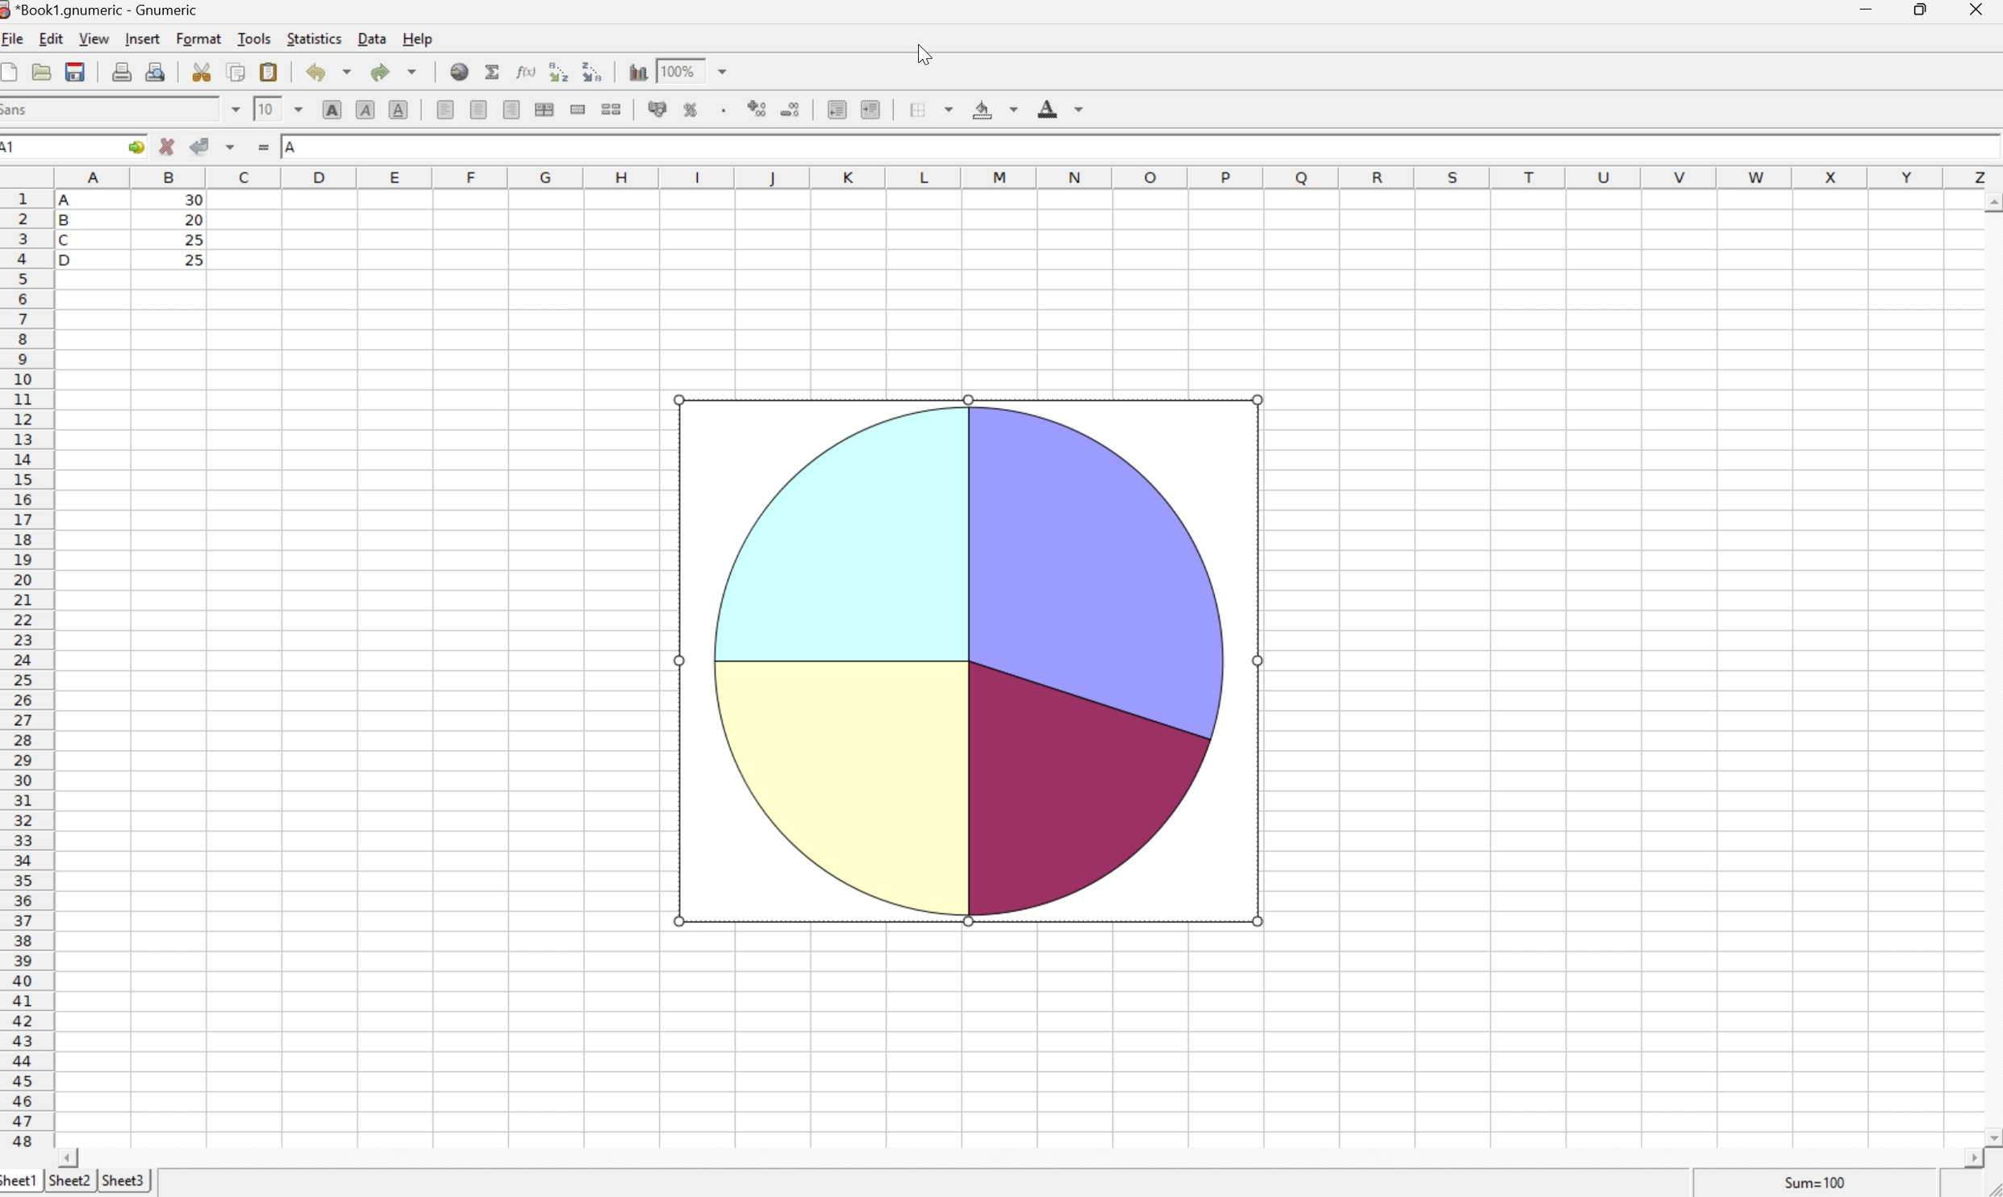 The image size is (2003, 1197). I want to click on Sheet1, so click(20, 1182).